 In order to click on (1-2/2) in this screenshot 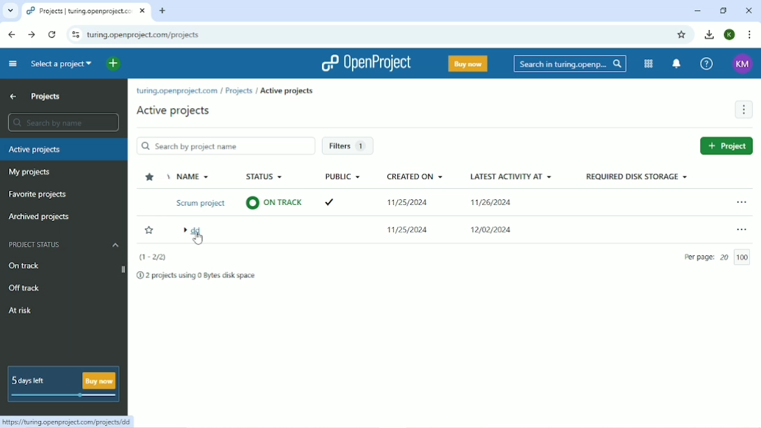, I will do `click(151, 257)`.